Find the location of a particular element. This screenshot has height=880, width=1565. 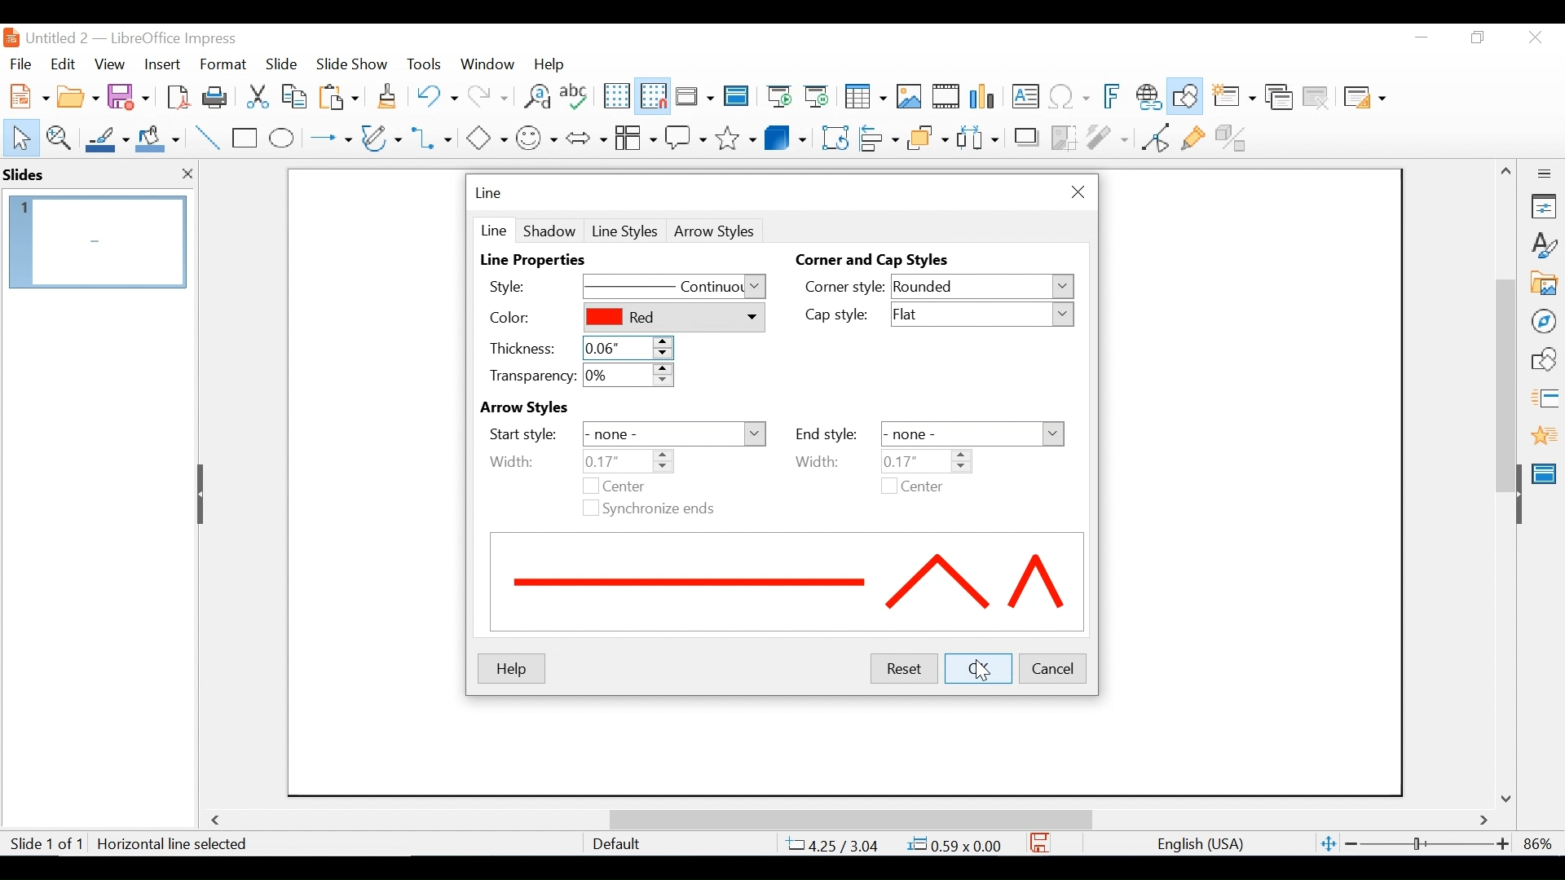

Open is located at coordinates (77, 95).